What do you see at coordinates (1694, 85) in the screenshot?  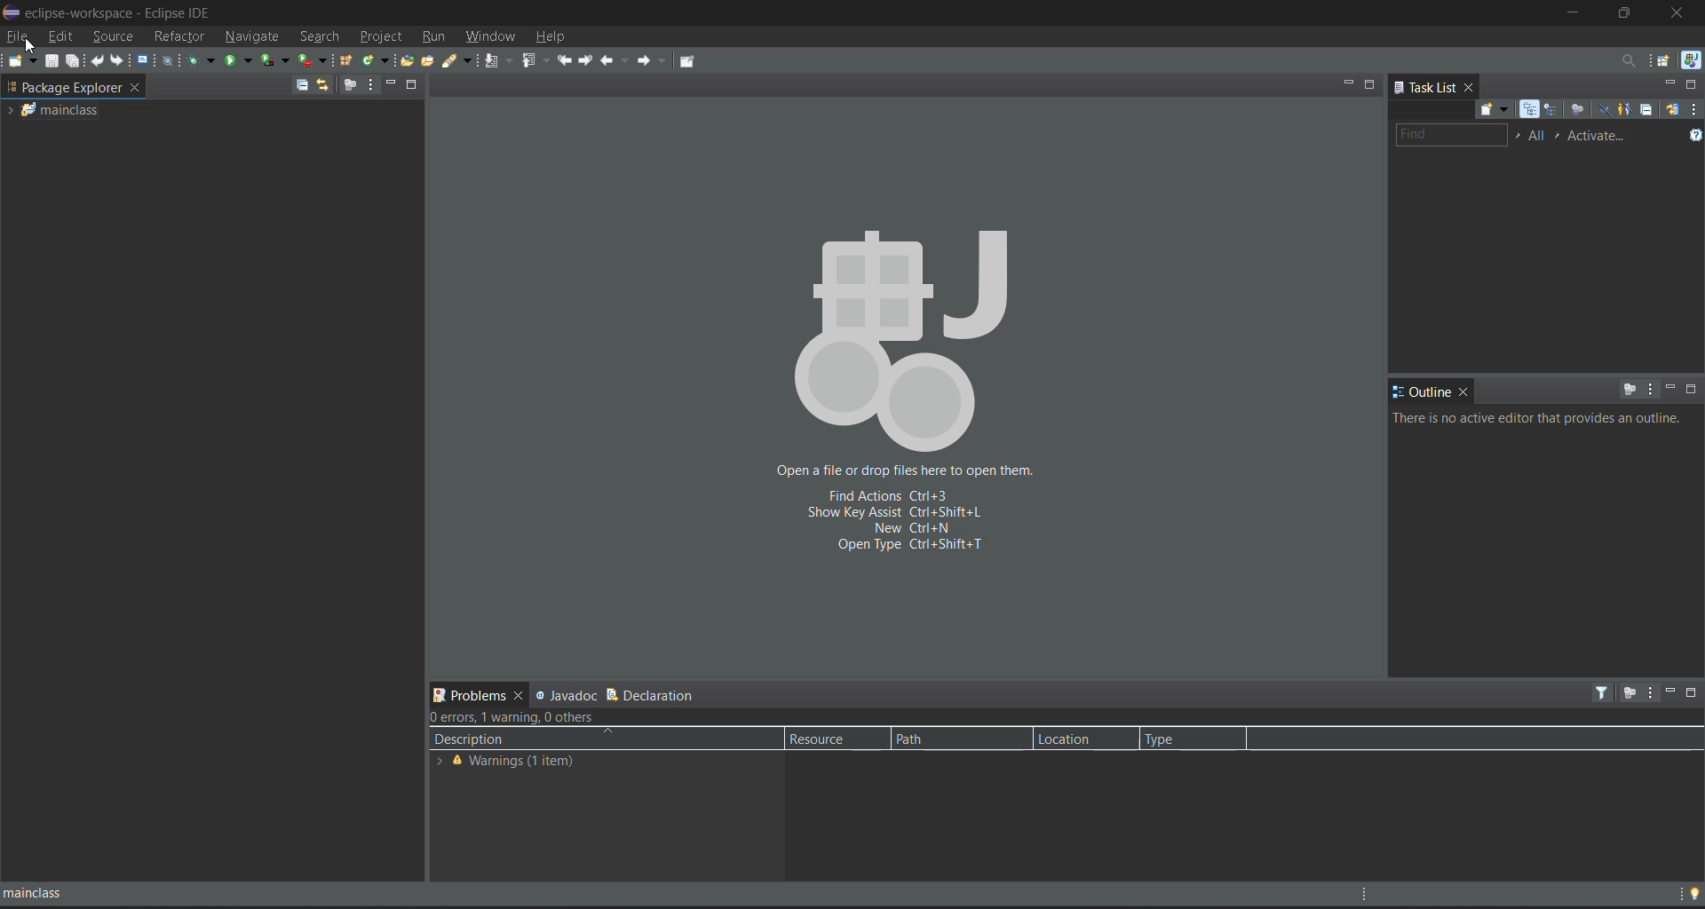 I see `maximize` at bounding box center [1694, 85].